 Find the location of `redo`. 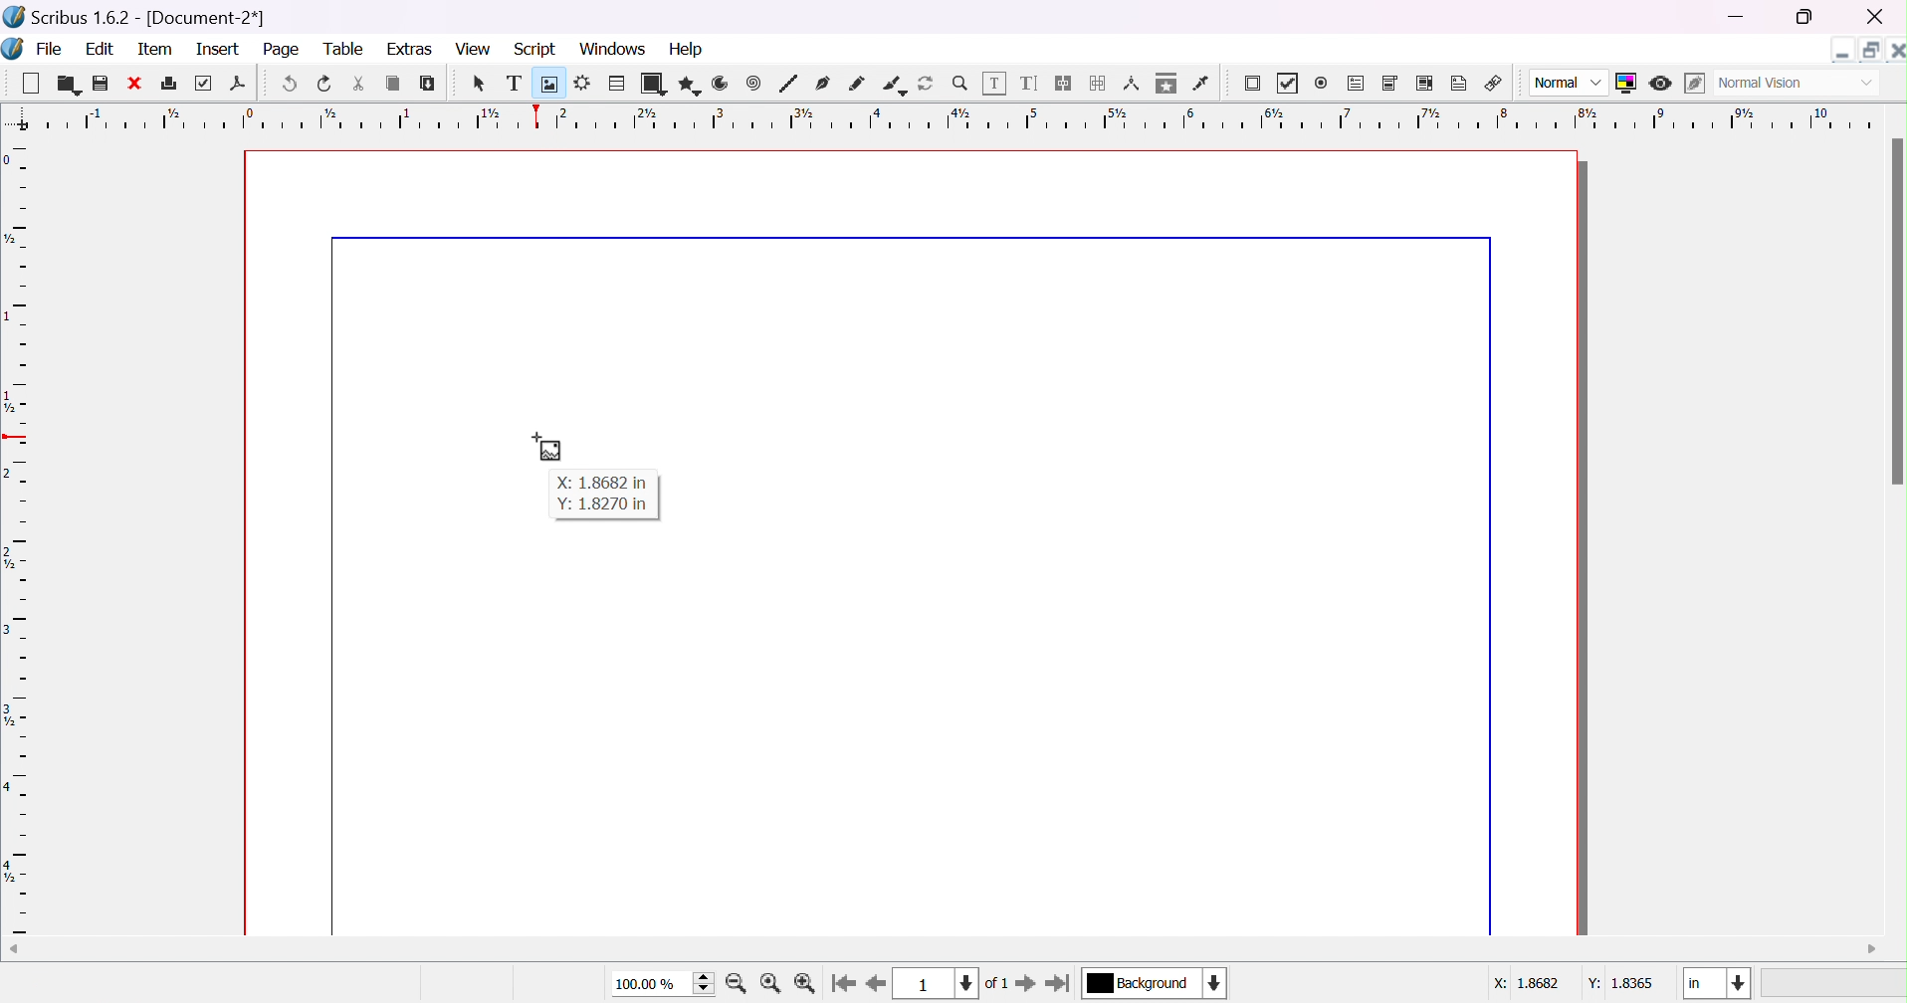

redo is located at coordinates (325, 84).